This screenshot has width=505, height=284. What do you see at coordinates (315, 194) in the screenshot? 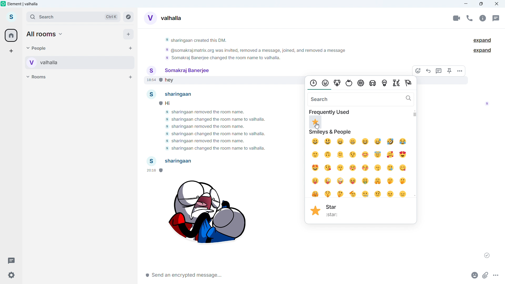
I see `face with peeking eyes` at bounding box center [315, 194].